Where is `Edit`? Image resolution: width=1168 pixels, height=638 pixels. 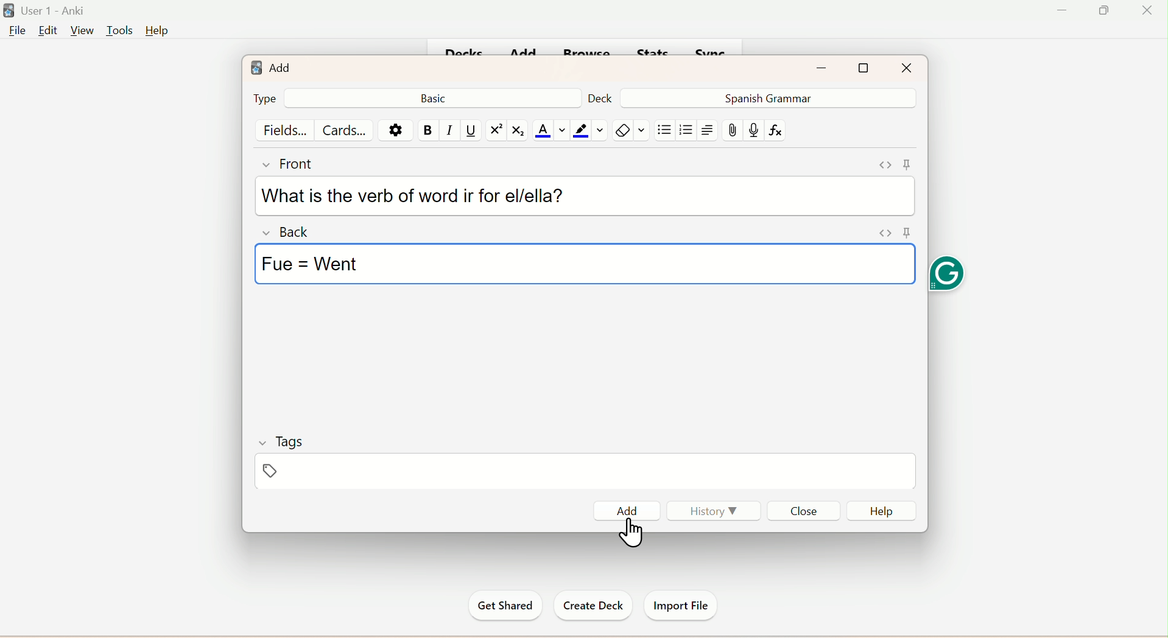
Edit is located at coordinates (47, 31).